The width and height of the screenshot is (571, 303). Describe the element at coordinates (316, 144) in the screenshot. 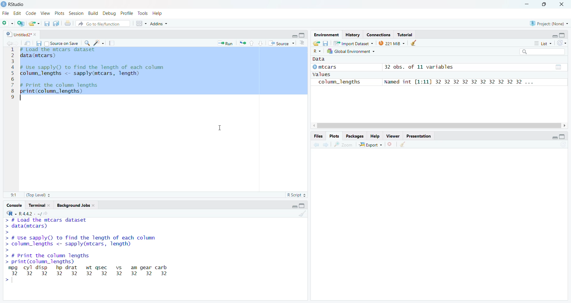

I see `Previous plot` at that location.